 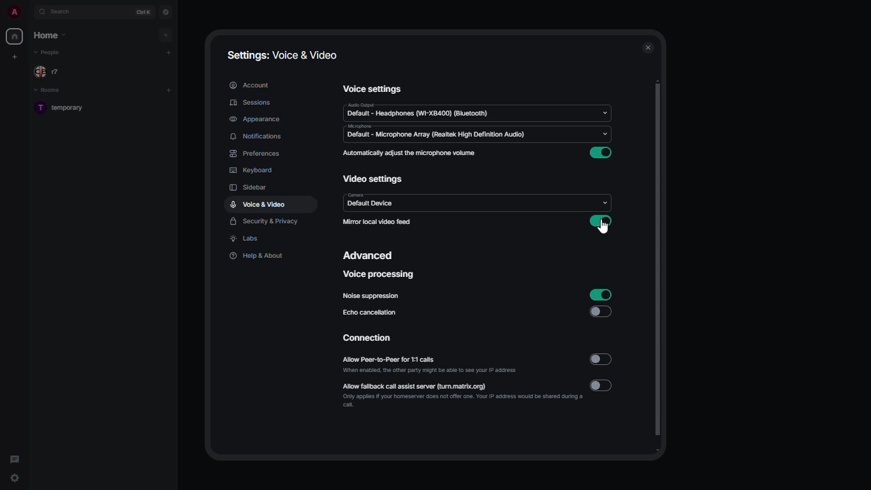 What do you see at coordinates (371, 297) in the screenshot?
I see `noise suppression` at bounding box center [371, 297].